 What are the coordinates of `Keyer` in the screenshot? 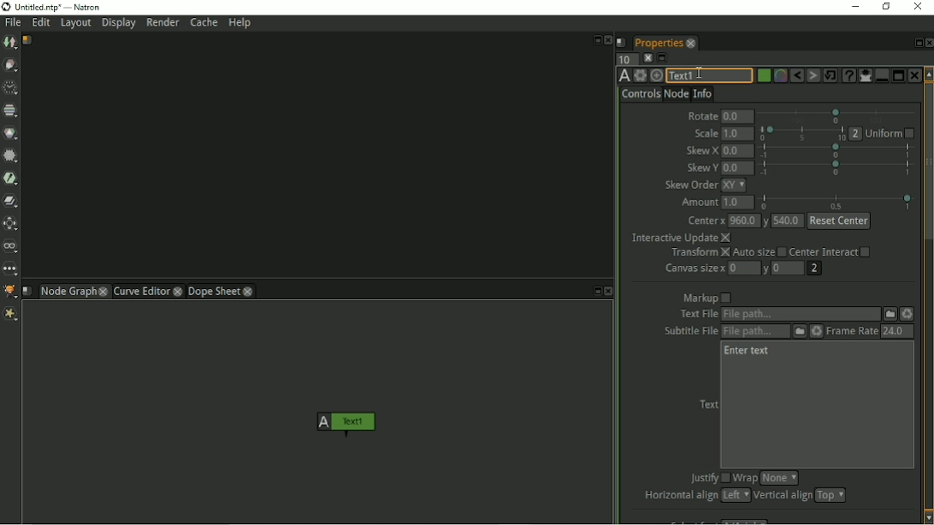 It's located at (12, 179).